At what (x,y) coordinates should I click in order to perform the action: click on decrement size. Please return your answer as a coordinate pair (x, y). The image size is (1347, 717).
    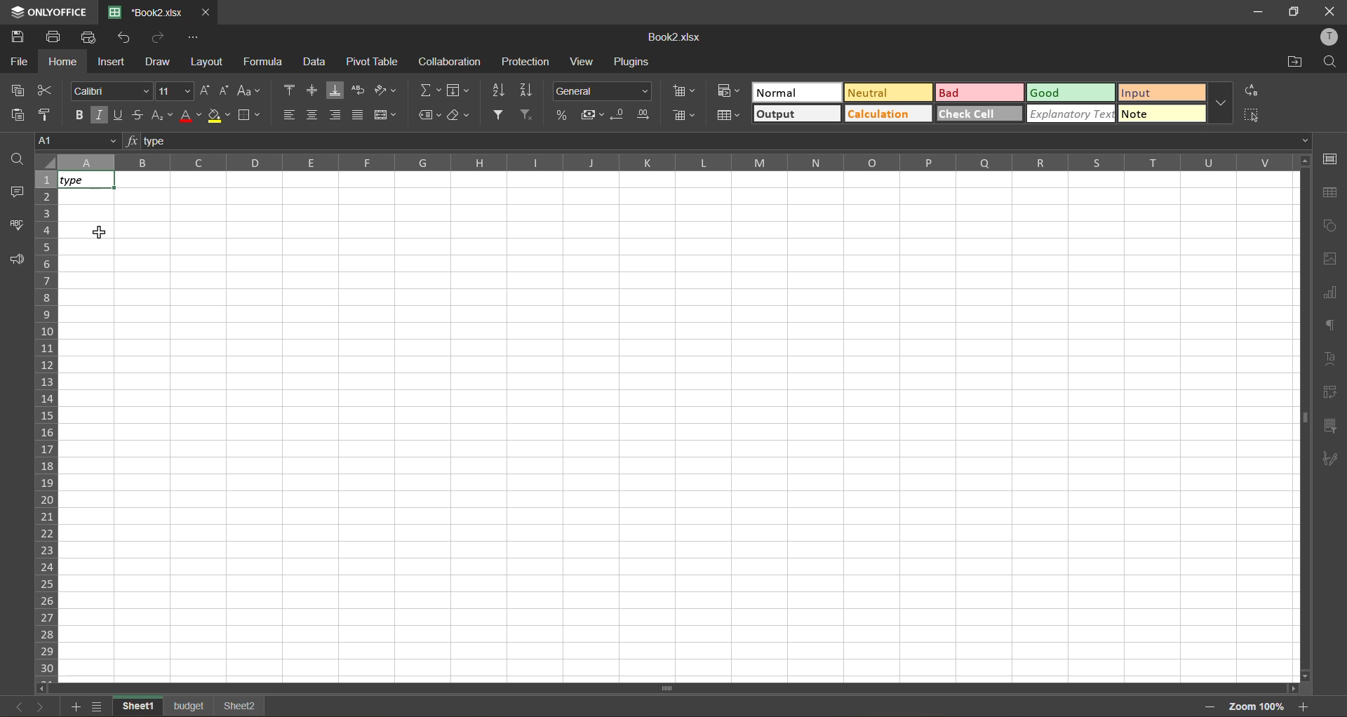
    Looking at the image, I should click on (225, 90).